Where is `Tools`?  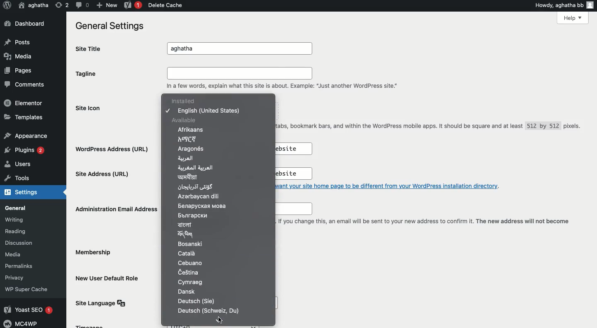 Tools is located at coordinates (15, 178).